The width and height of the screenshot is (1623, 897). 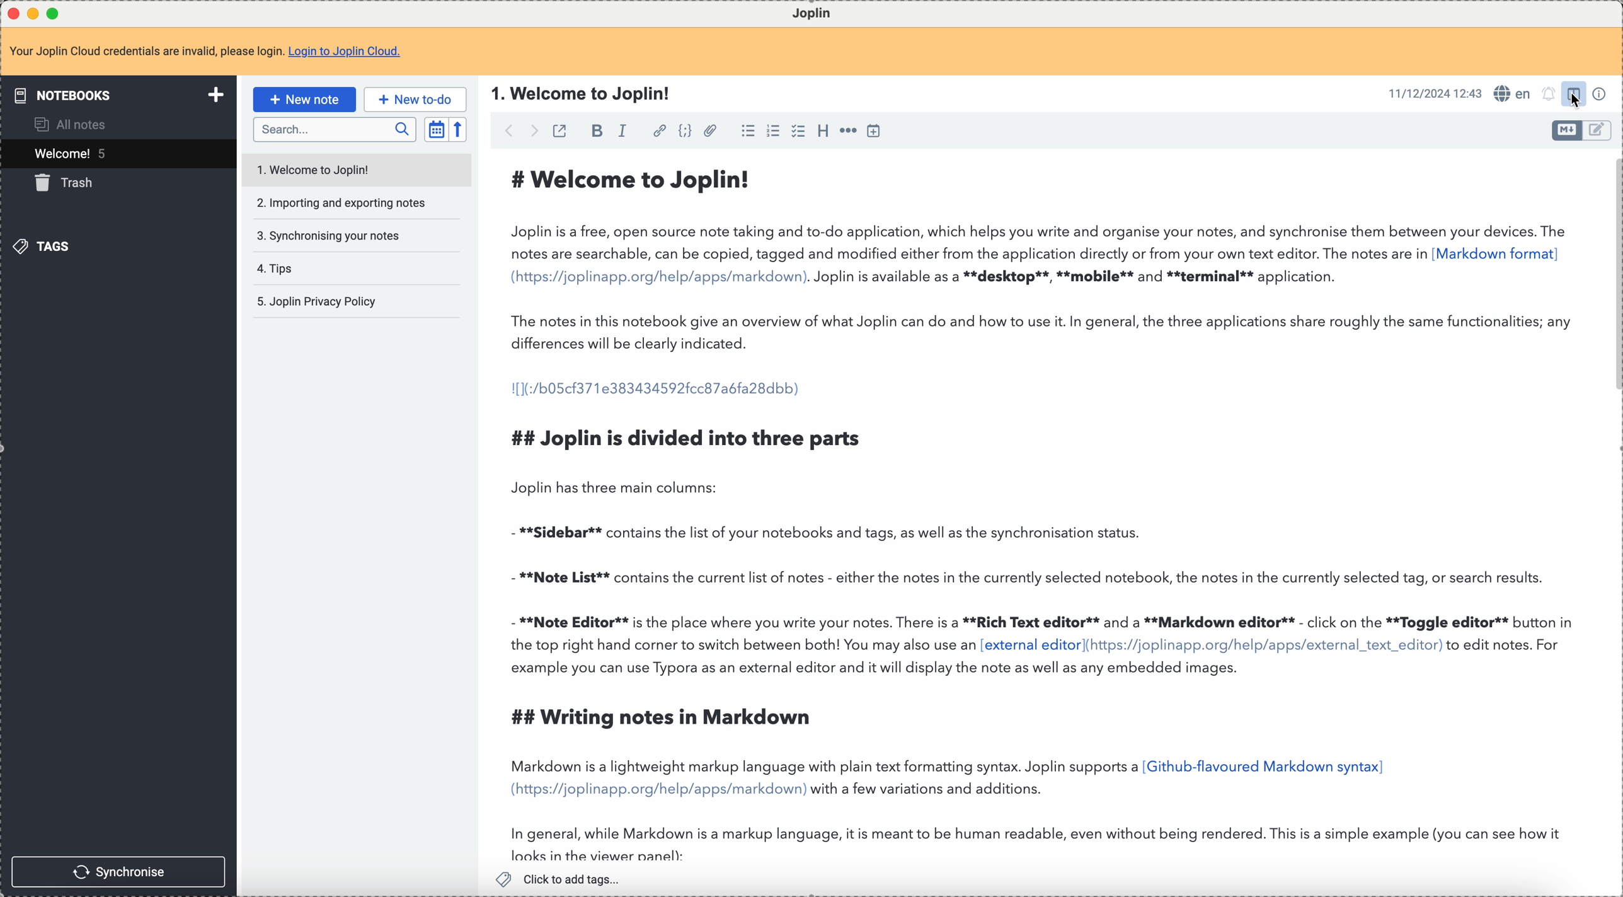 What do you see at coordinates (145, 53) in the screenshot?
I see `Your Joplin Cloud credentials are invalid, please login.` at bounding box center [145, 53].